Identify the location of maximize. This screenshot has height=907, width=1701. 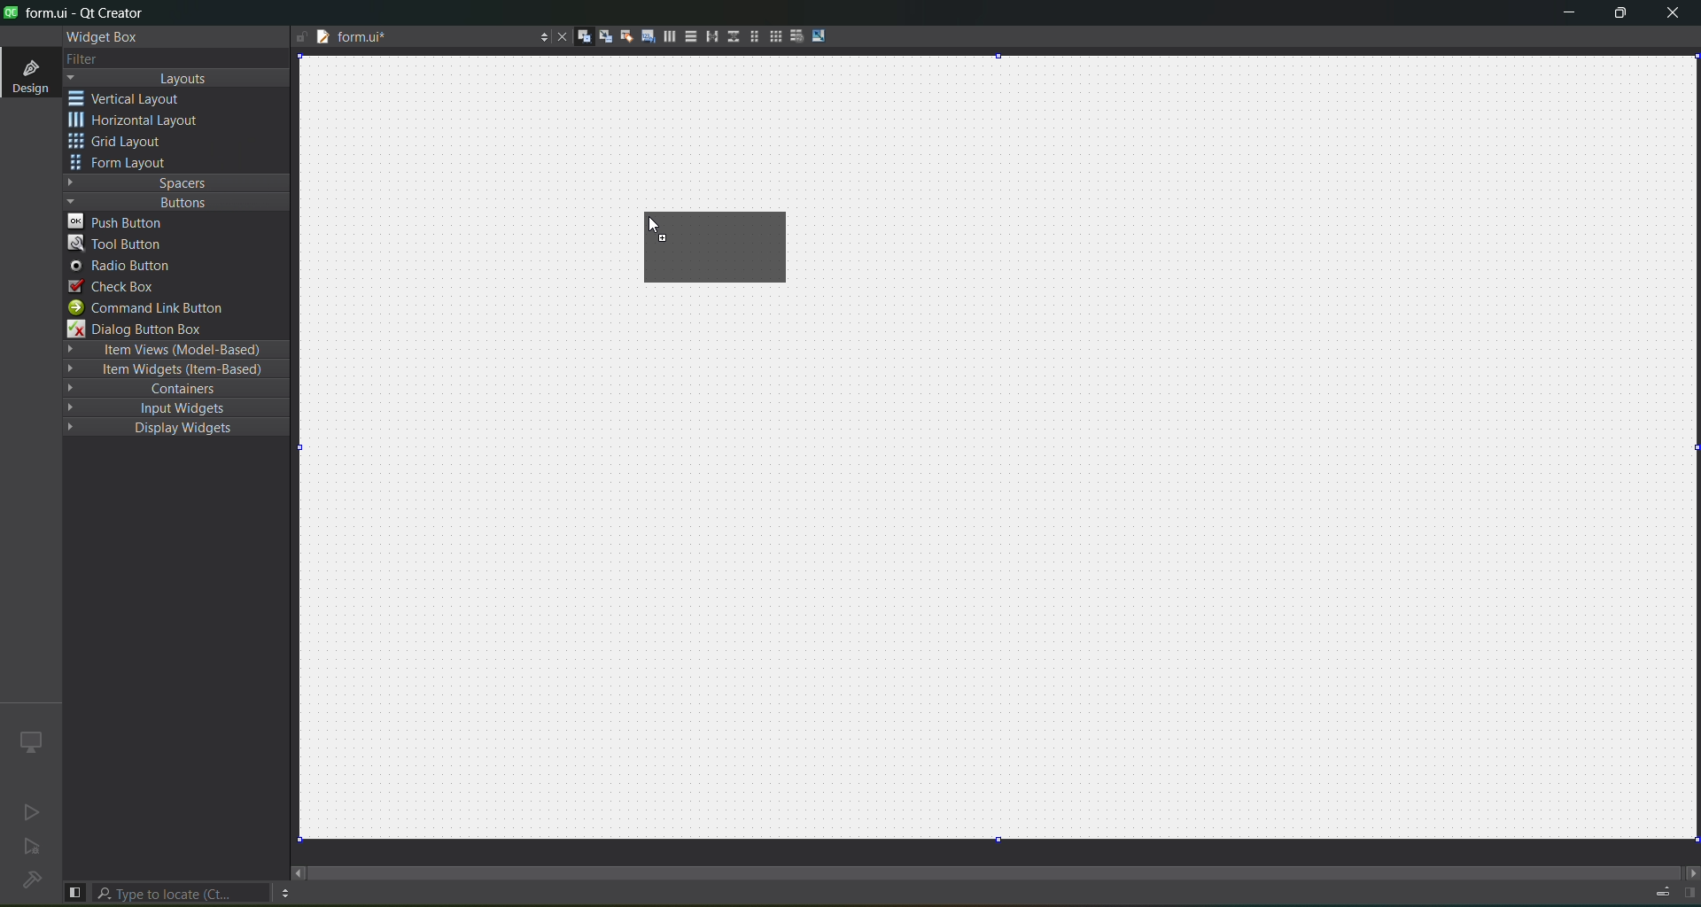
(1618, 15).